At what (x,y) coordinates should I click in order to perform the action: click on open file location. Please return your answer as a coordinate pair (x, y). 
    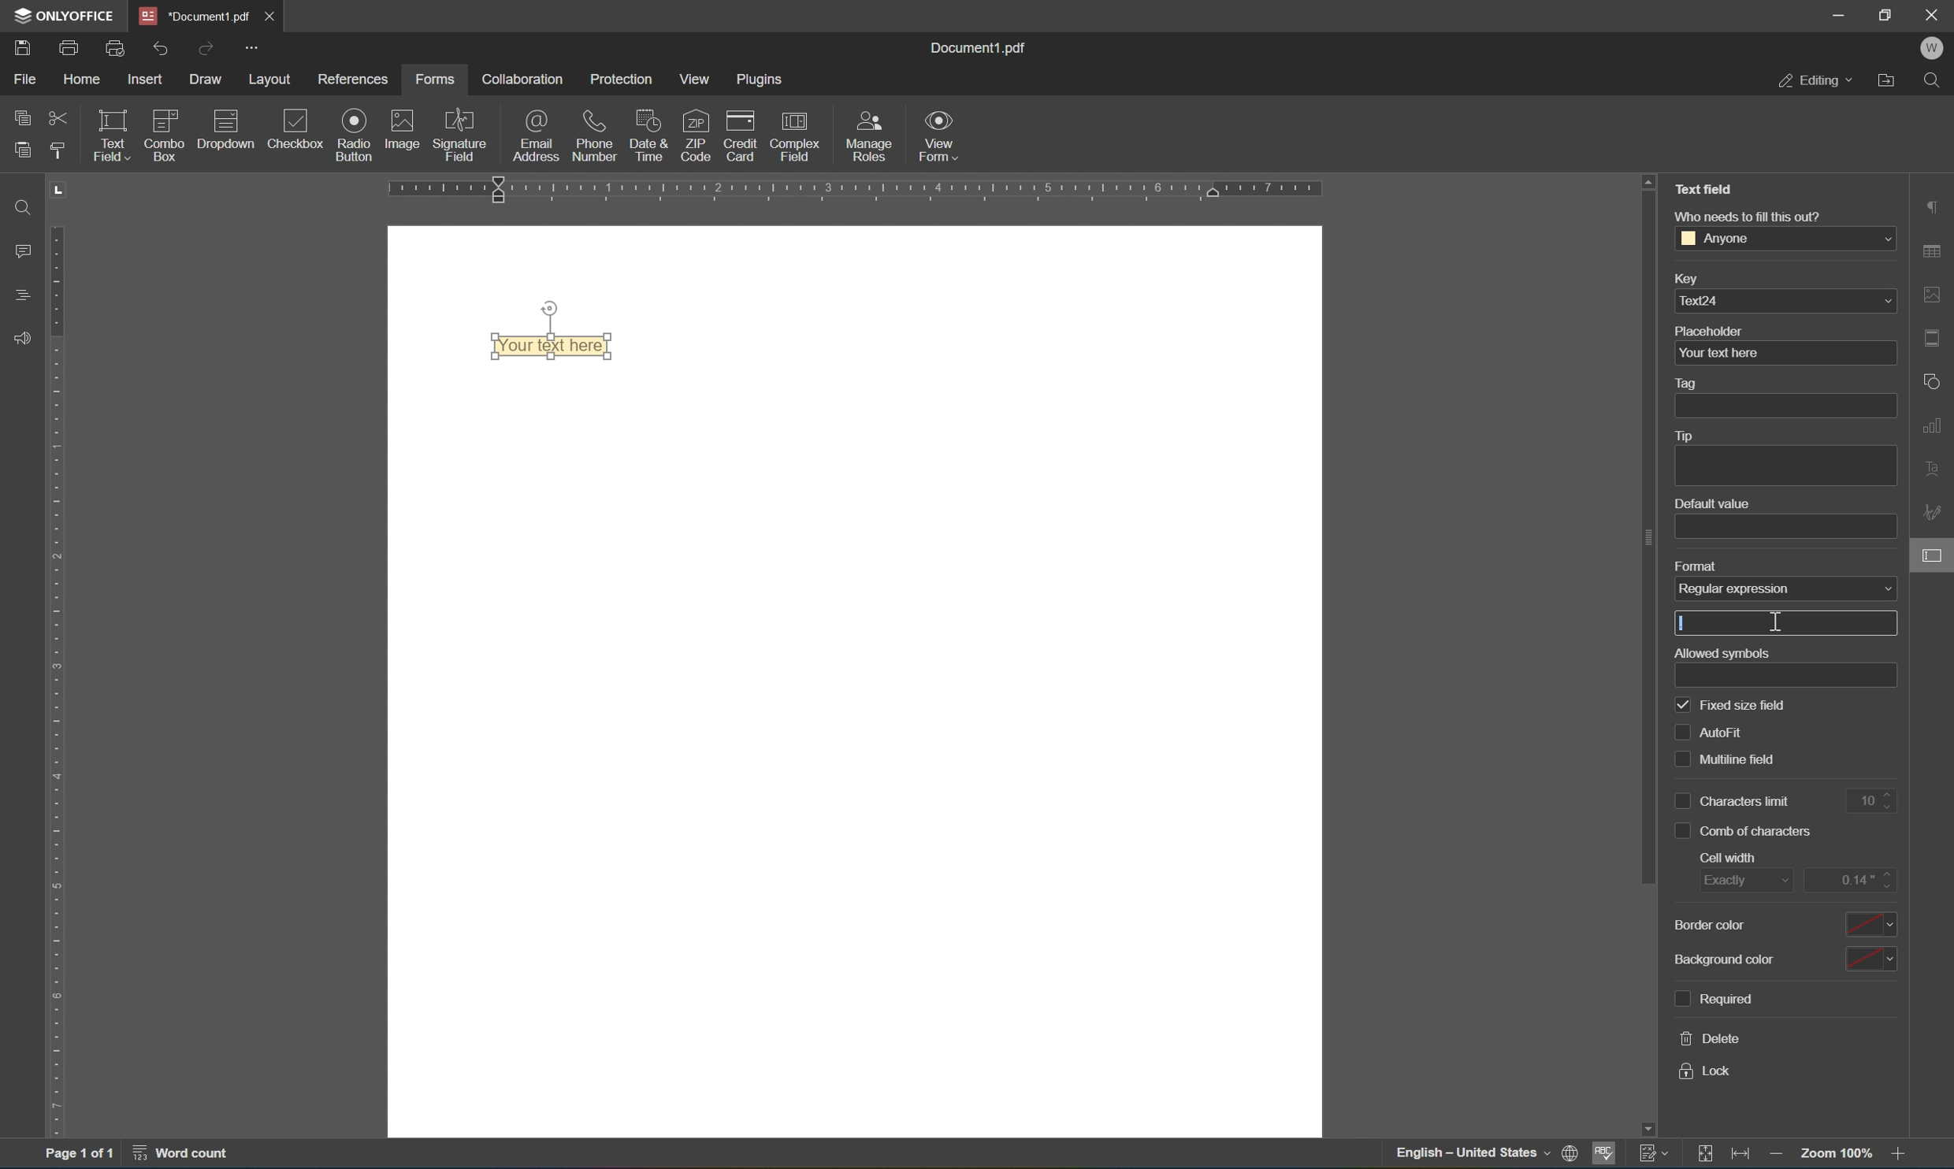
    Looking at the image, I should click on (1891, 79).